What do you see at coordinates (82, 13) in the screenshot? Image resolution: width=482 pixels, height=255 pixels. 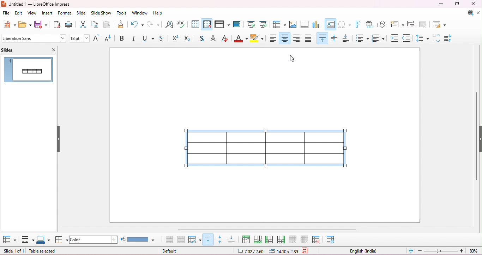 I see `slide` at bounding box center [82, 13].